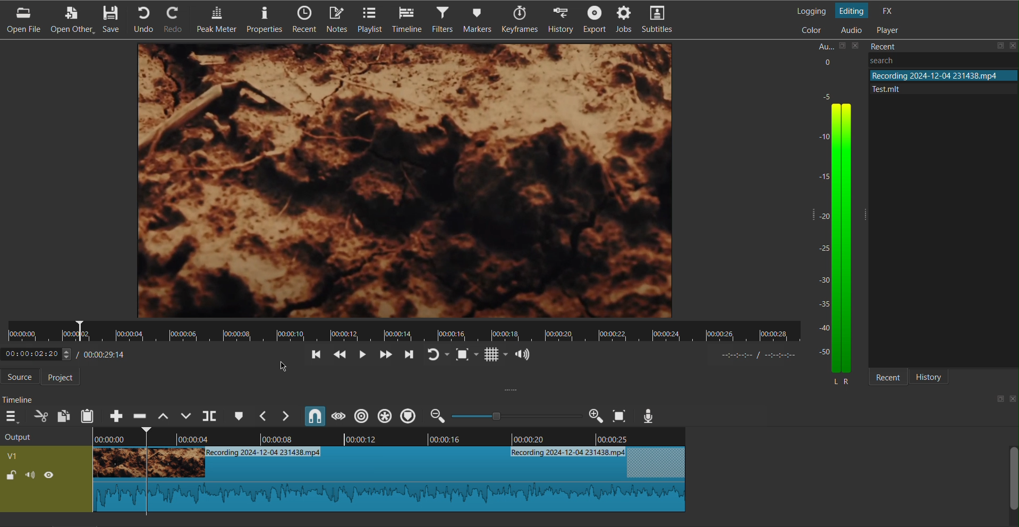 The image size is (1019, 527). What do you see at coordinates (856, 45) in the screenshot?
I see `close` at bounding box center [856, 45].